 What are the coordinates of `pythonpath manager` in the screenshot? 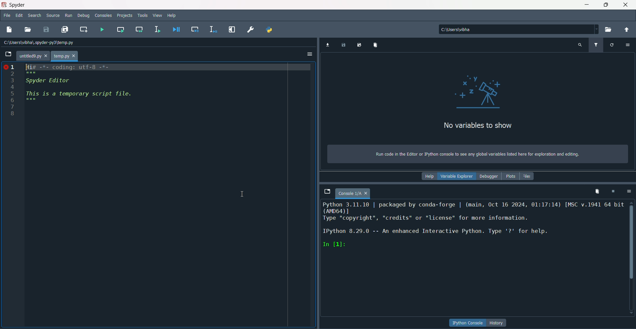 It's located at (270, 30).